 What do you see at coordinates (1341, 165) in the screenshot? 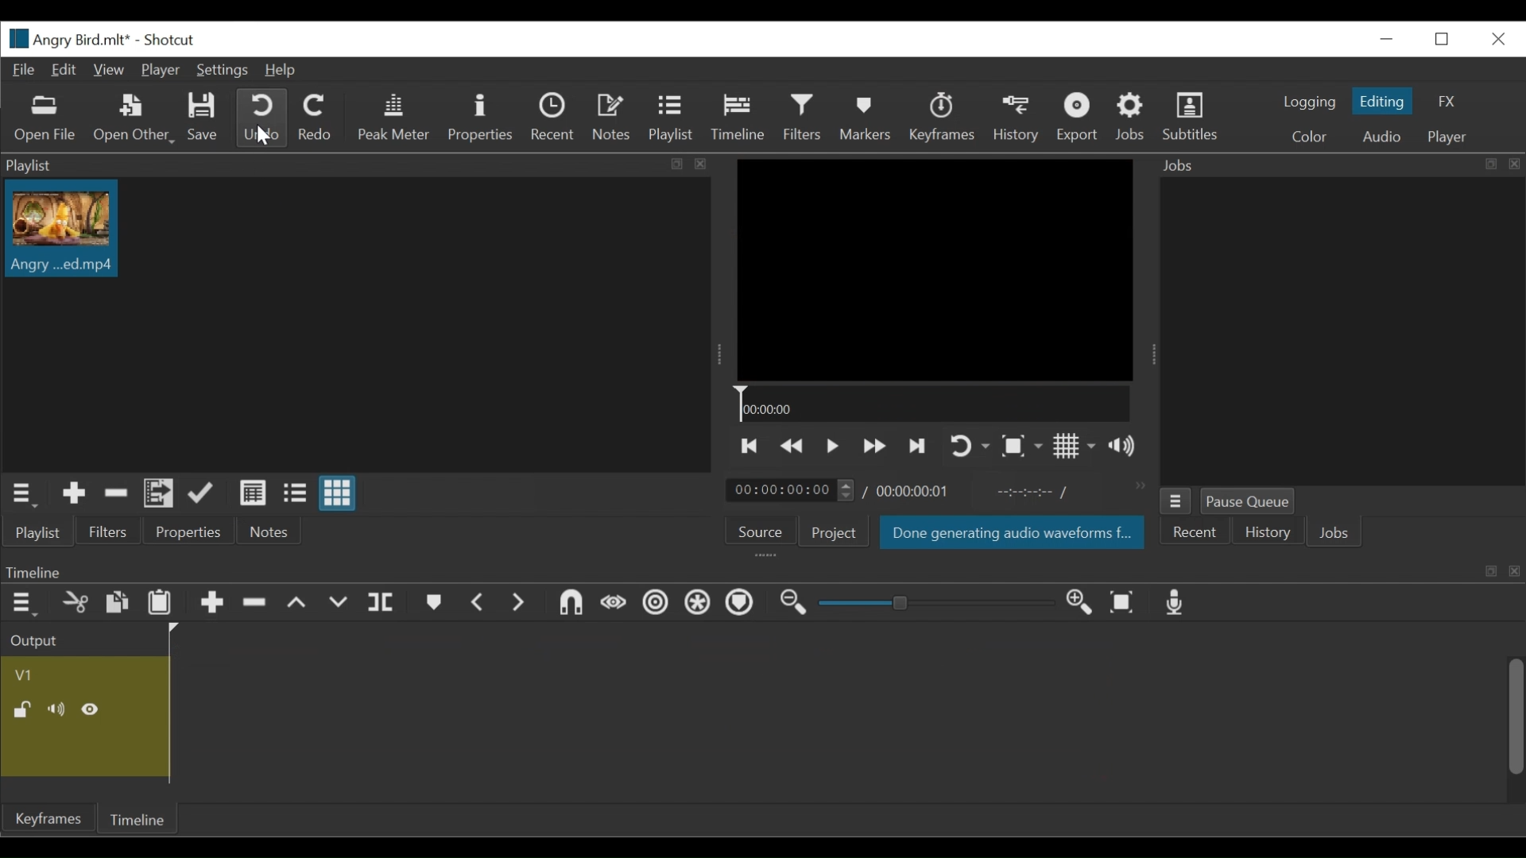
I see `Jobs Panel` at bounding box center [1341, 165].